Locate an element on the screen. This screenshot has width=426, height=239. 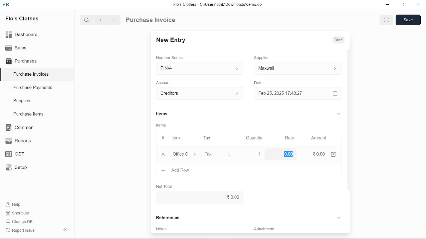
Item is located at coordinates (171, 138).